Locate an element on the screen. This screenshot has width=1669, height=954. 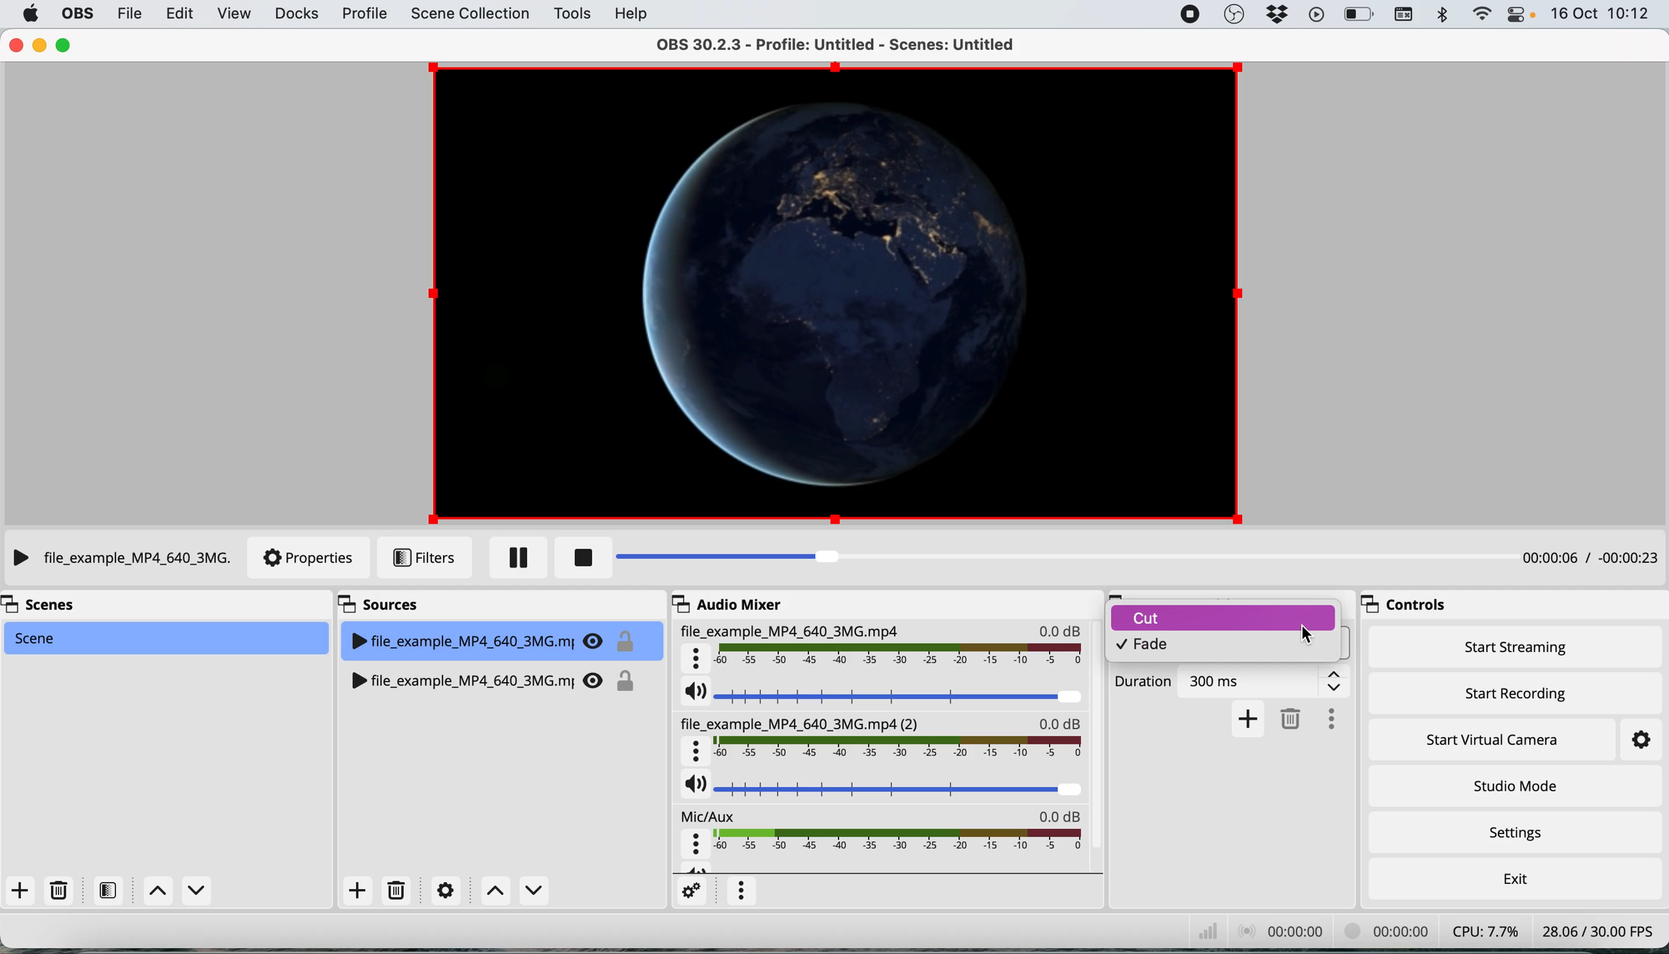
delete transition is located at coordinates (1291, 717).